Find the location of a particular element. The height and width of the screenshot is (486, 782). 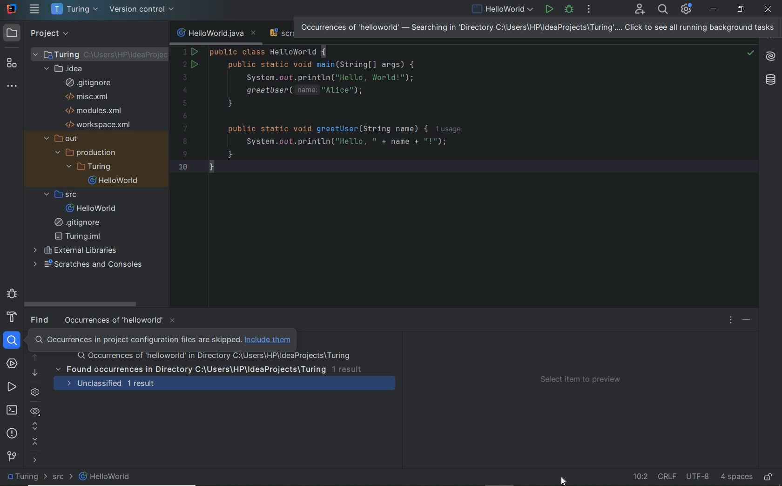

file name is located at coordinates (503, 10).